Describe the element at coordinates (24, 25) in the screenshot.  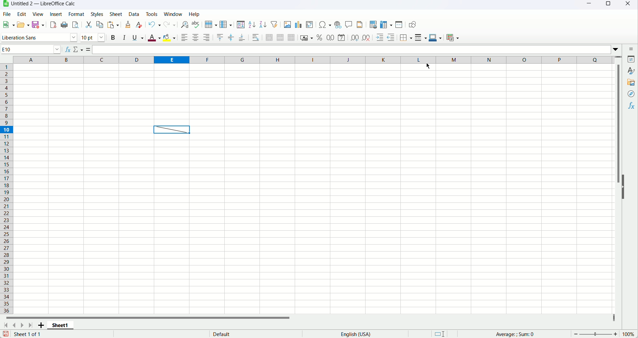
I see `Open` at that location.